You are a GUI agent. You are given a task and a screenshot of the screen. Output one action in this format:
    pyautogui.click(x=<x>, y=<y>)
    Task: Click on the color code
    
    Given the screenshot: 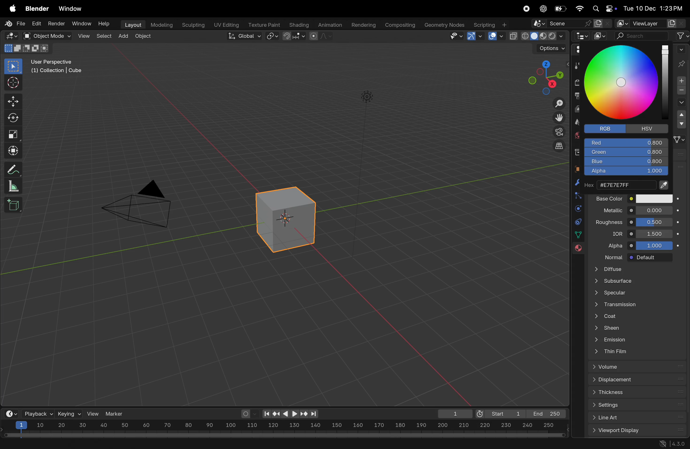 What is the action you would take?
    pyautogui.click(x=628, y=184)
    